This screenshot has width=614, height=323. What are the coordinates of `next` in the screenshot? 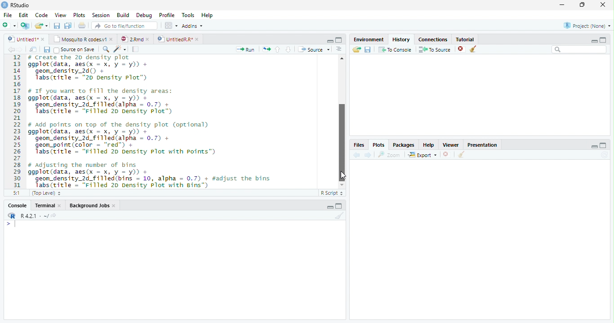 It's located at (23, 50).